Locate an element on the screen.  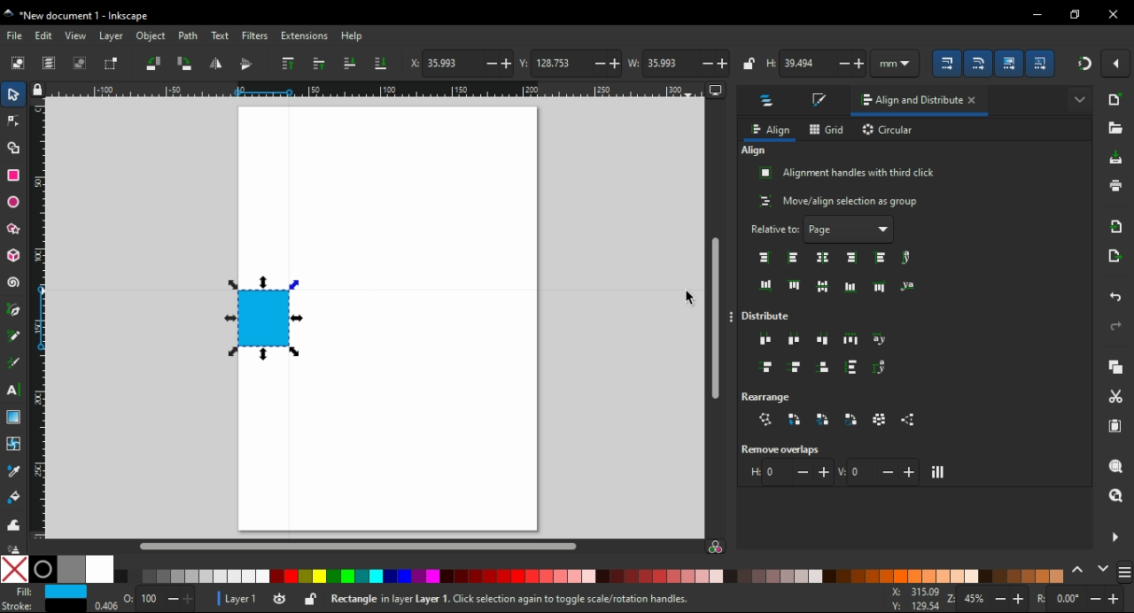
object is located at coordinates (152, 38).